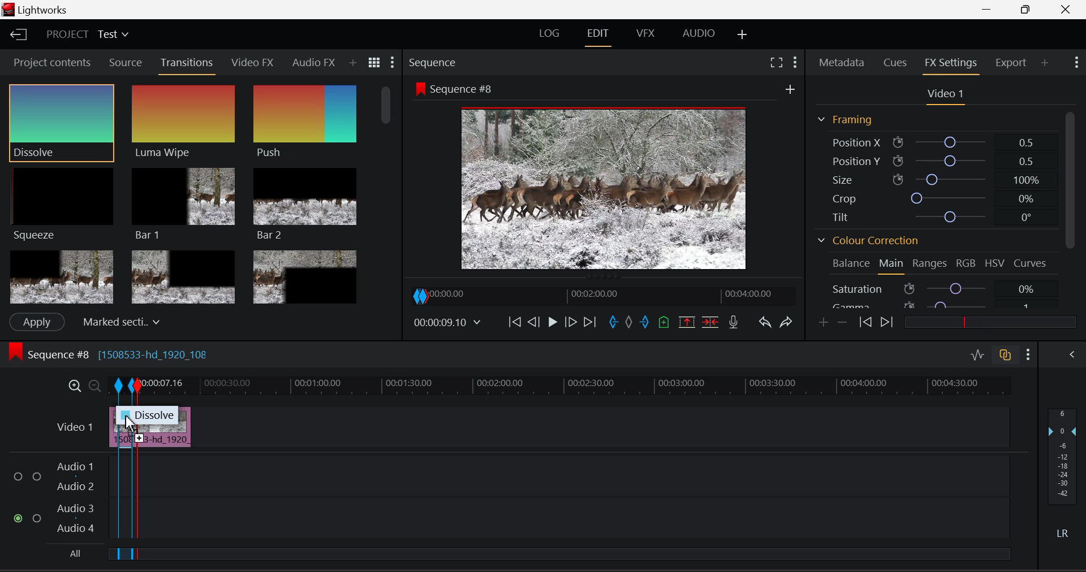  I want to click on Mark Out, so click(645, 324).